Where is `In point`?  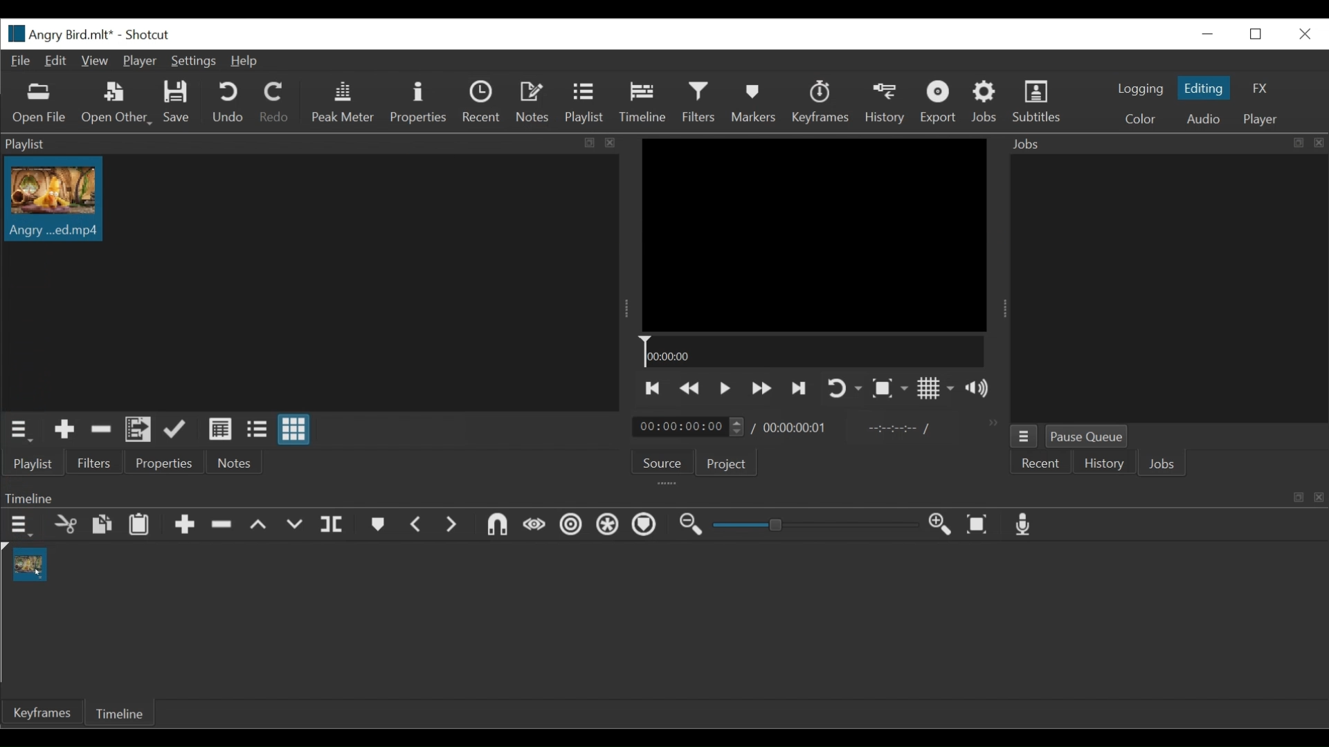 In point is located at coordinates (892, 430).